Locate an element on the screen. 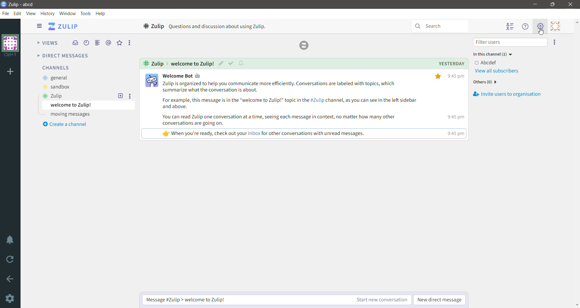  More options is located at coordinates (555, 42).